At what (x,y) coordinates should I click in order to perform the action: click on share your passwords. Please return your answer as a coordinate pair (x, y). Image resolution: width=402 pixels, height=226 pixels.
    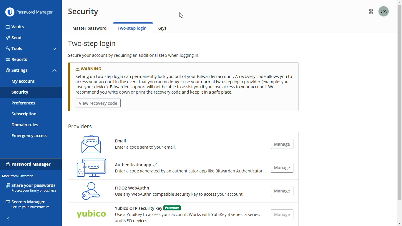
    Looking at the image, I should click on (32, 187).